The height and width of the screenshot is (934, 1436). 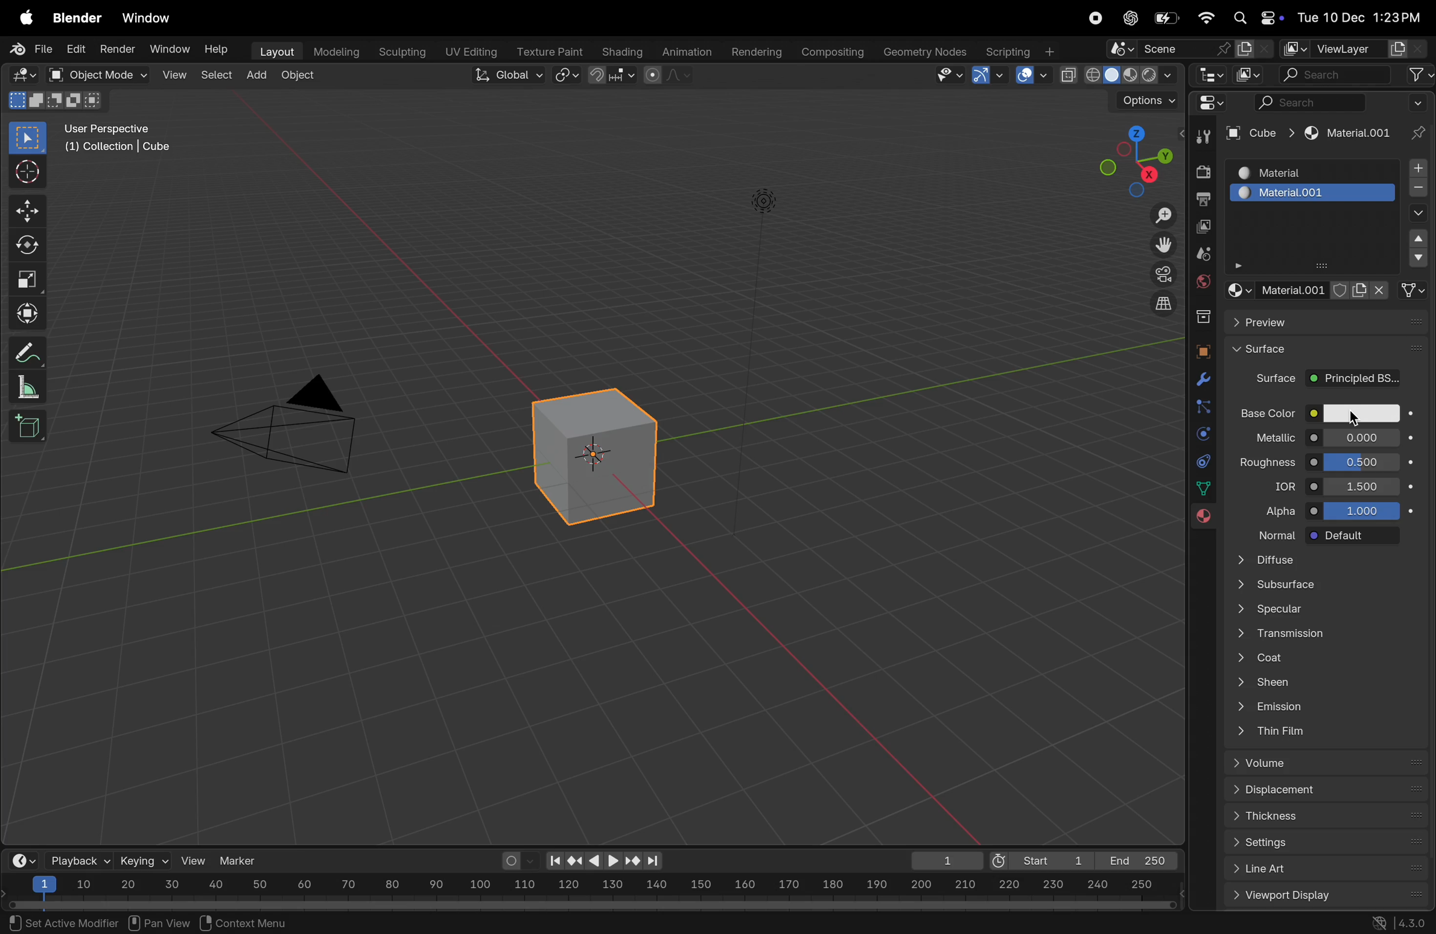 What do you see at coordinates (1019, 48) in the screenshot?
I see `Scripting` at bounding box center [1019, 48].